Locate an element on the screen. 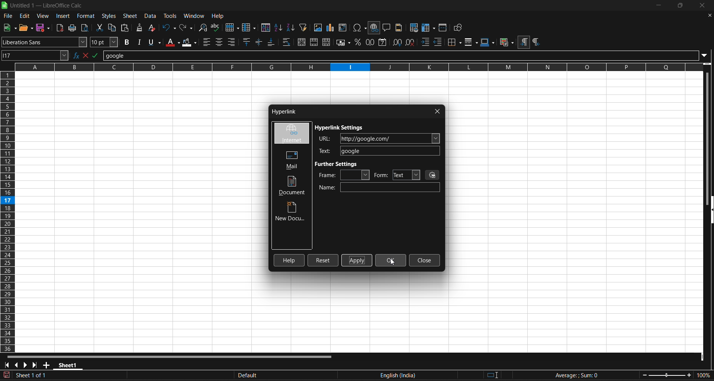 The height and width of the screenshot is (381, 714). insert hyperlink is located at coordinates (374, 28).